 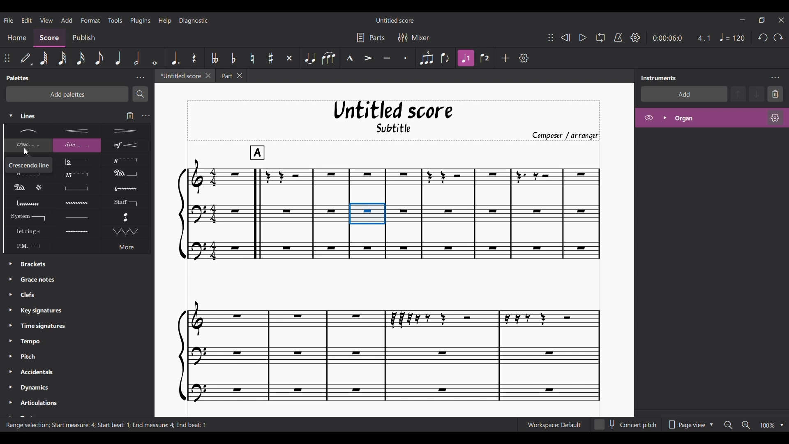 What do you see at coordinates (349, 58) in the screenshot?
I see `Marcato` at bounding box center [349, 58].